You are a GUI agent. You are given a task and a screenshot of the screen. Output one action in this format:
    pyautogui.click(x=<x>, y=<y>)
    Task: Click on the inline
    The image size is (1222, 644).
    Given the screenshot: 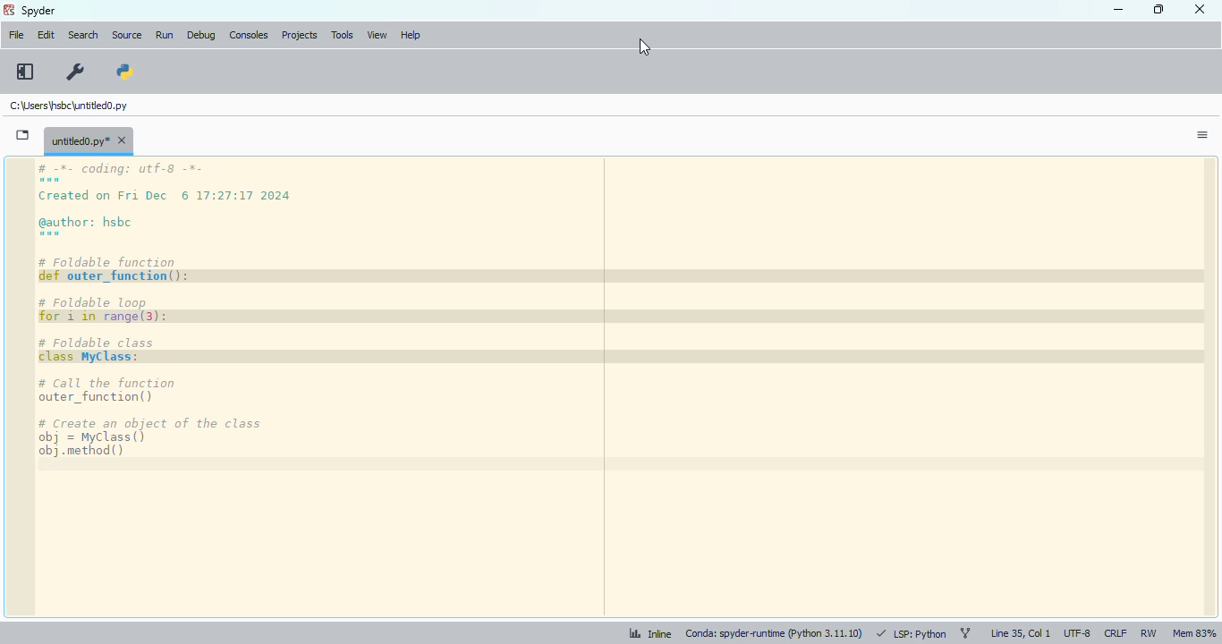 What is the action you would take?
    pyautogui.click(x=649, y=631)
    